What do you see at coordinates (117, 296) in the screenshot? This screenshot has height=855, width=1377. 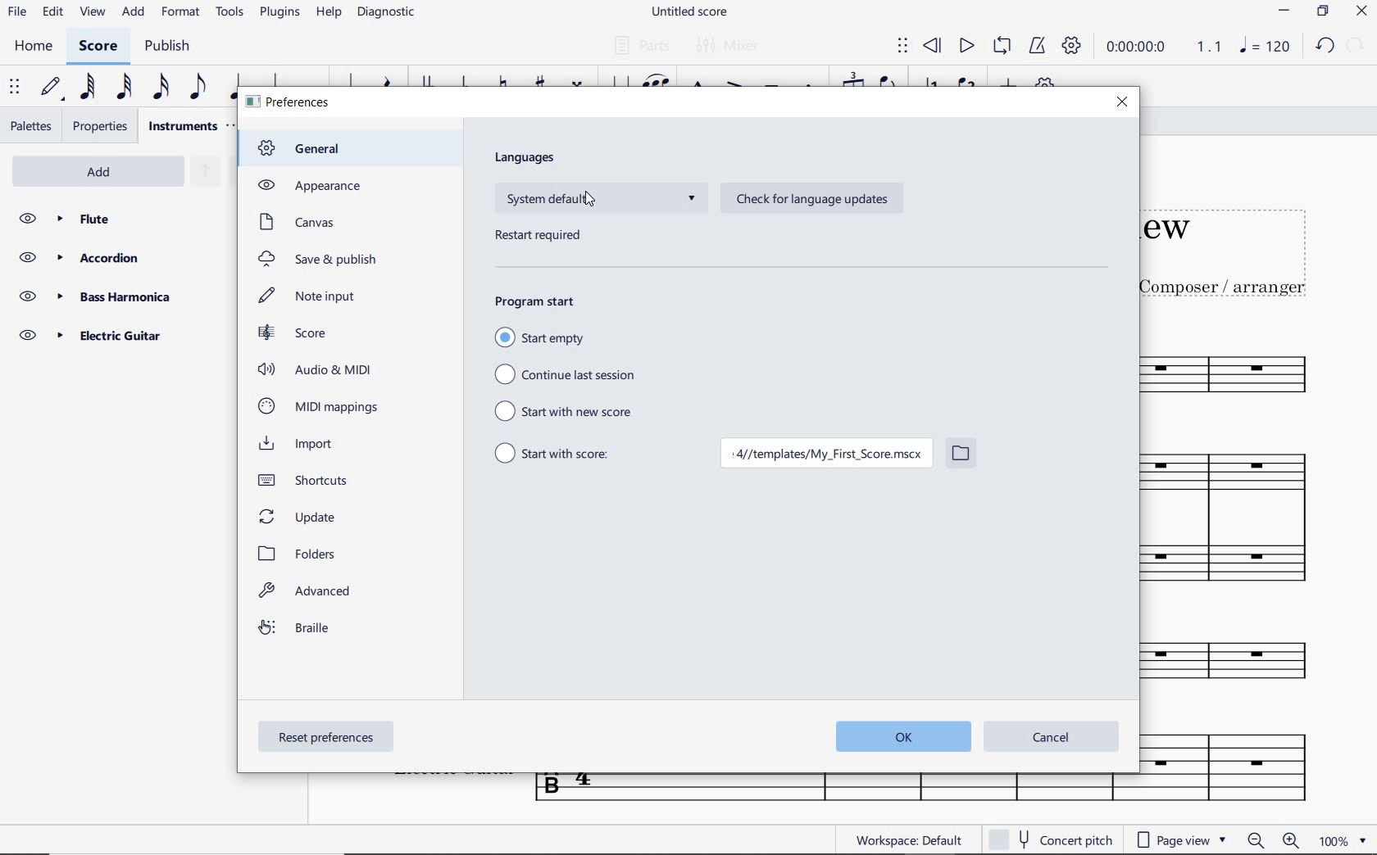 I see `bass harmonica` at bounding box center [117, 296].